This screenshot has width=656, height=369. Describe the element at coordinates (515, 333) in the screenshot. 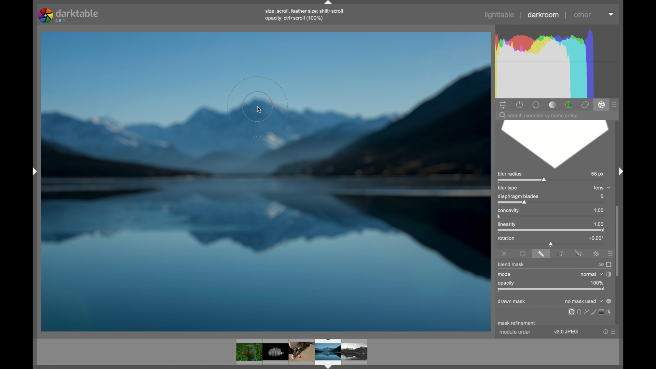

I see `module order` at that location.